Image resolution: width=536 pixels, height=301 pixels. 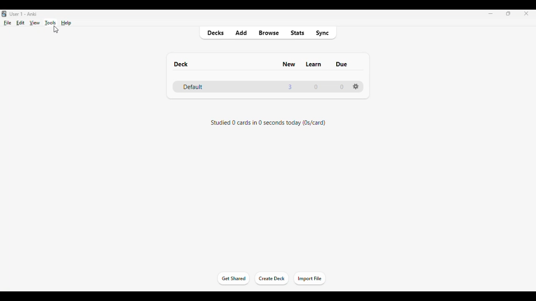 What do you see at coordinates (4, 14) in the screenshot?
I see `logo` at bounding box center [4, 14].